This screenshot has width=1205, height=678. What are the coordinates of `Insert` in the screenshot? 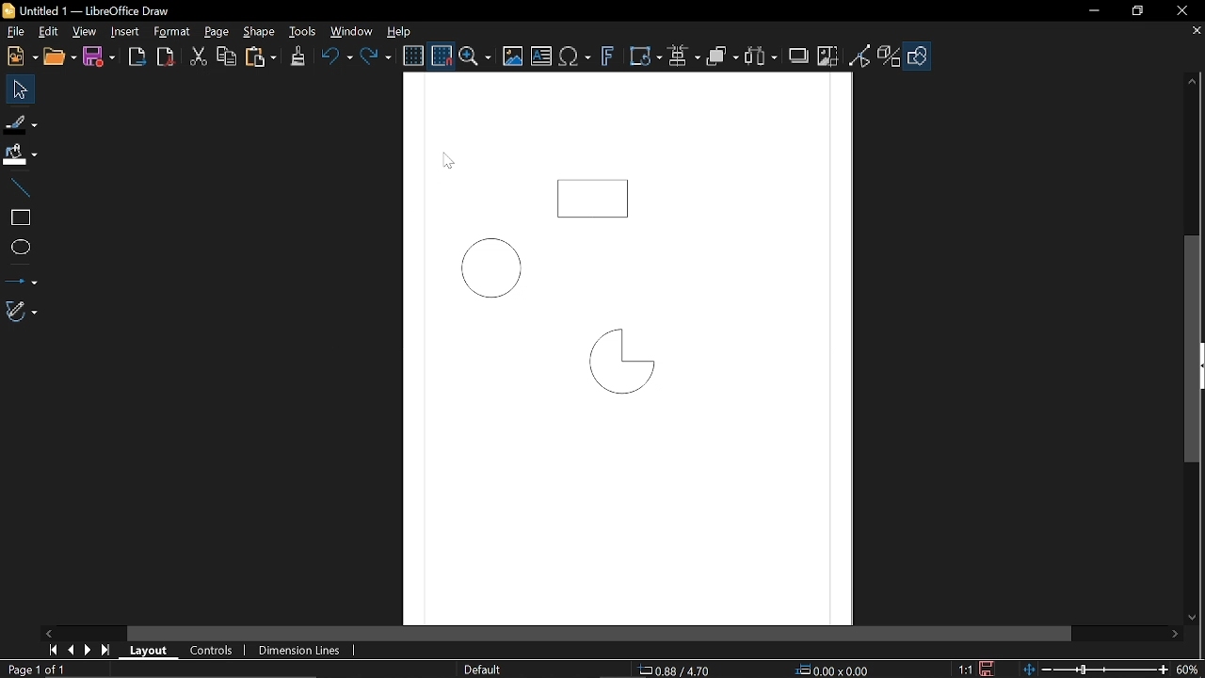 It's located at (123, 33).